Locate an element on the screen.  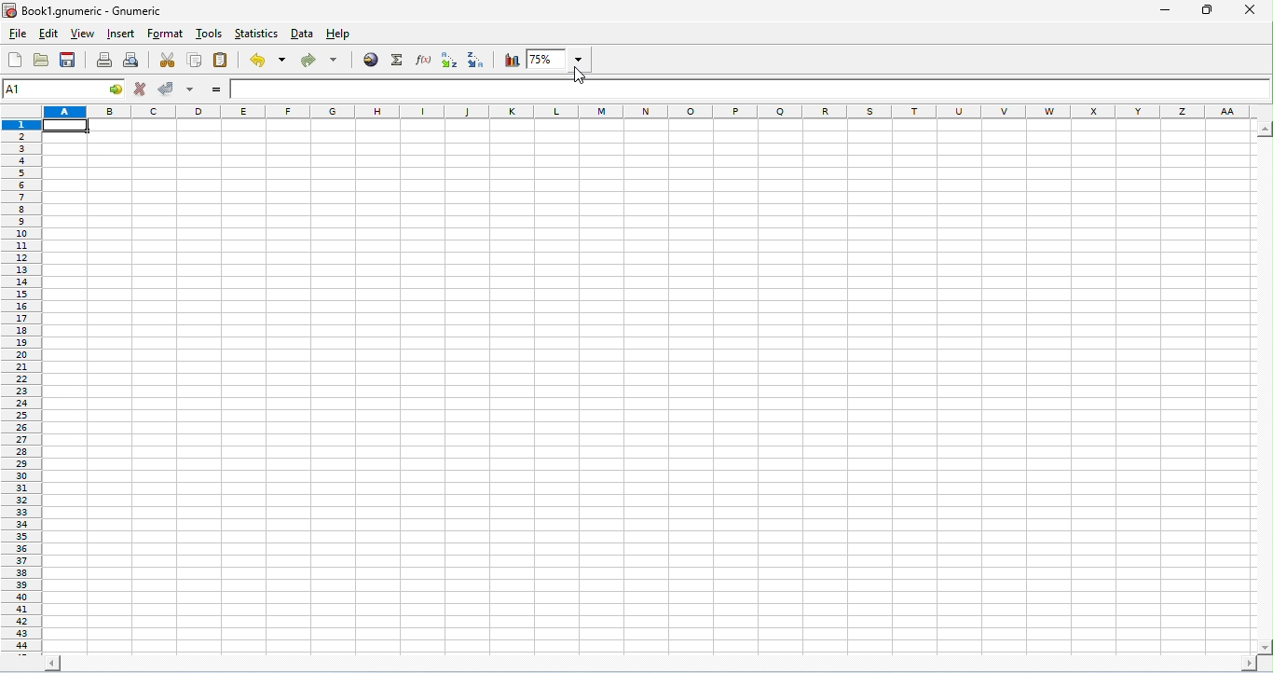
paste is located at coordinates (222, 61).